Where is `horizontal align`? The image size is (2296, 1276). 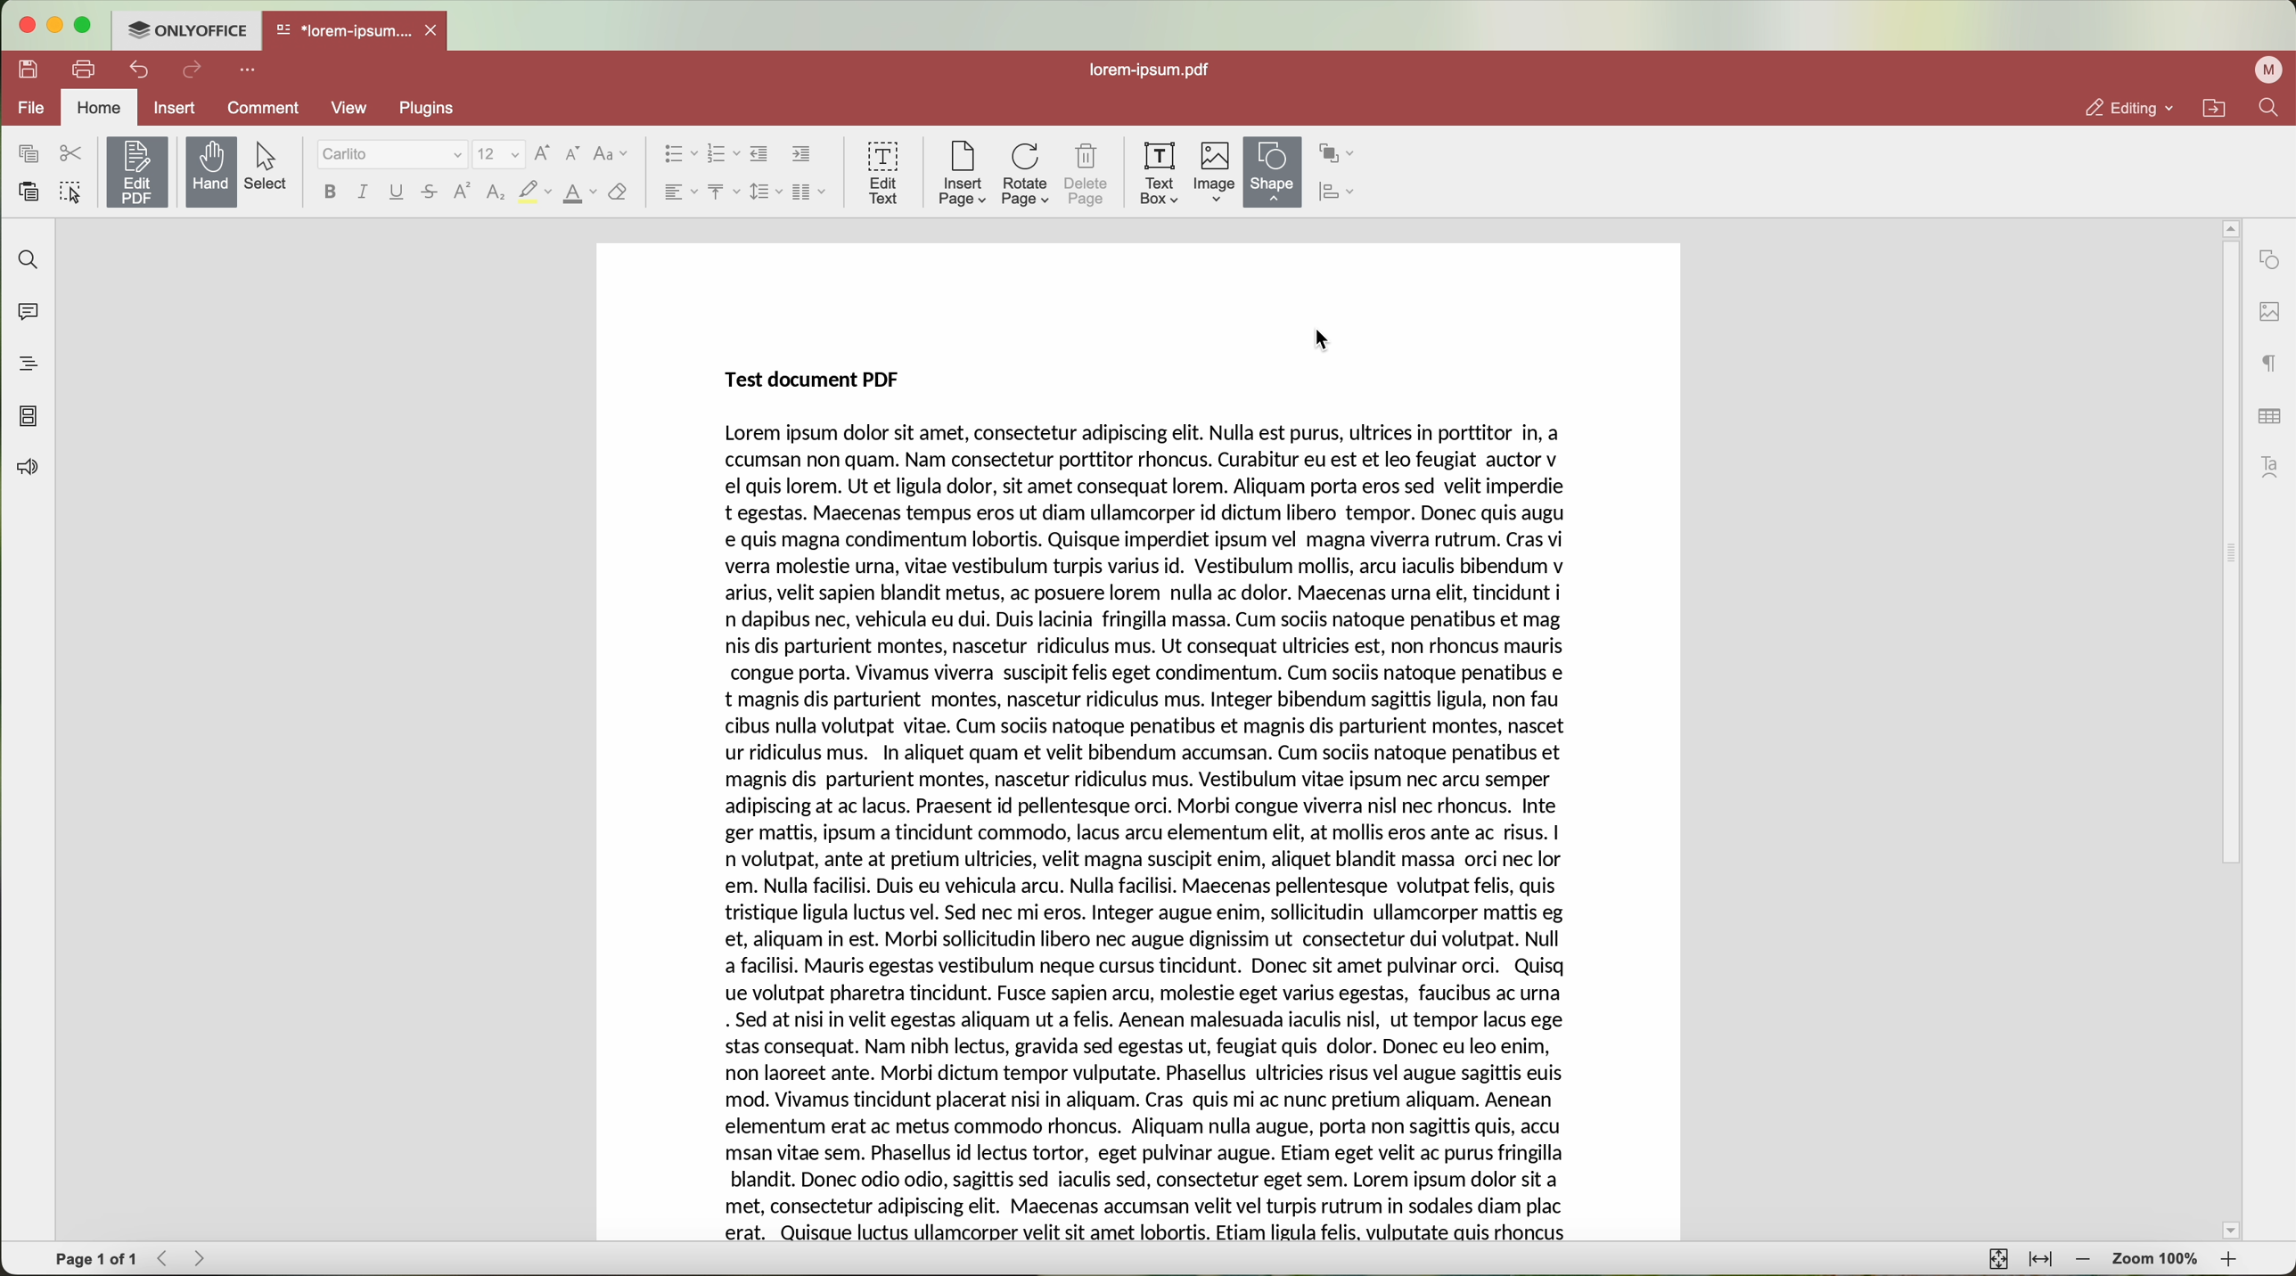 horizontal align is located at coordinates (676, 192).